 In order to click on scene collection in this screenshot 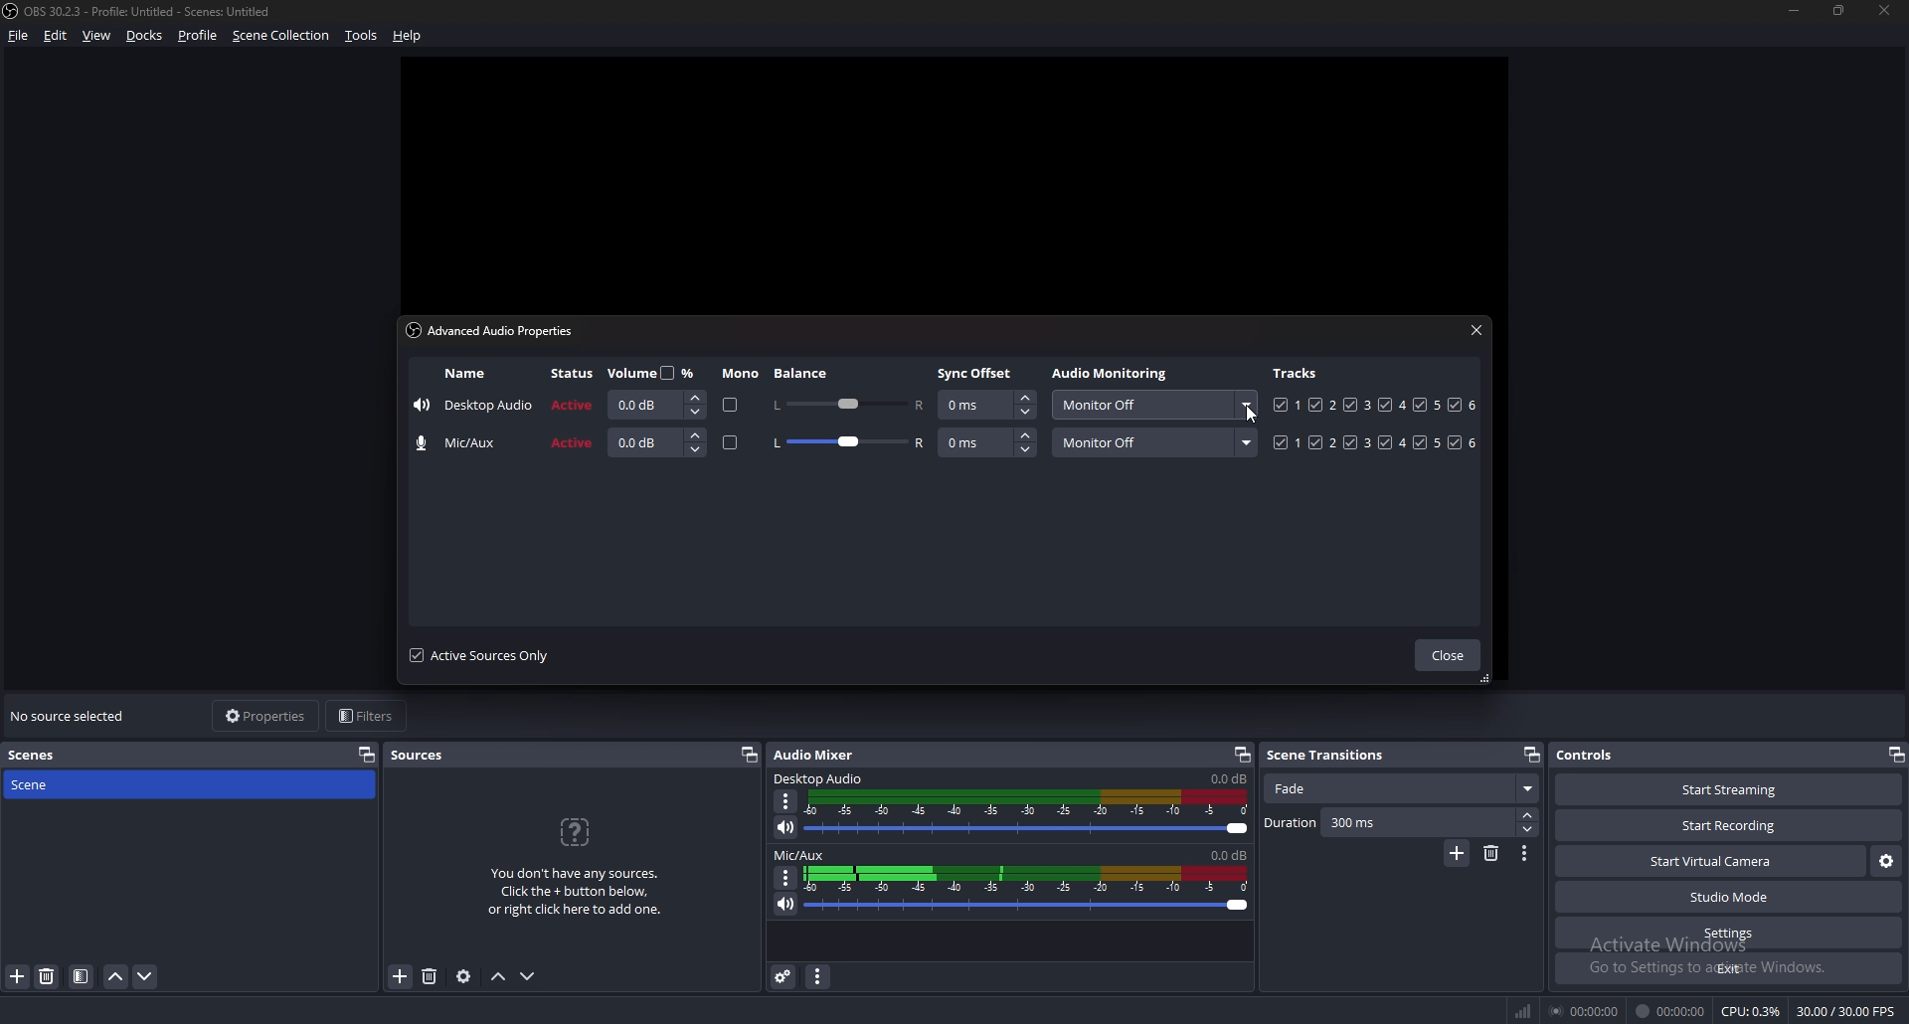, I will do `click(282, 35)`.